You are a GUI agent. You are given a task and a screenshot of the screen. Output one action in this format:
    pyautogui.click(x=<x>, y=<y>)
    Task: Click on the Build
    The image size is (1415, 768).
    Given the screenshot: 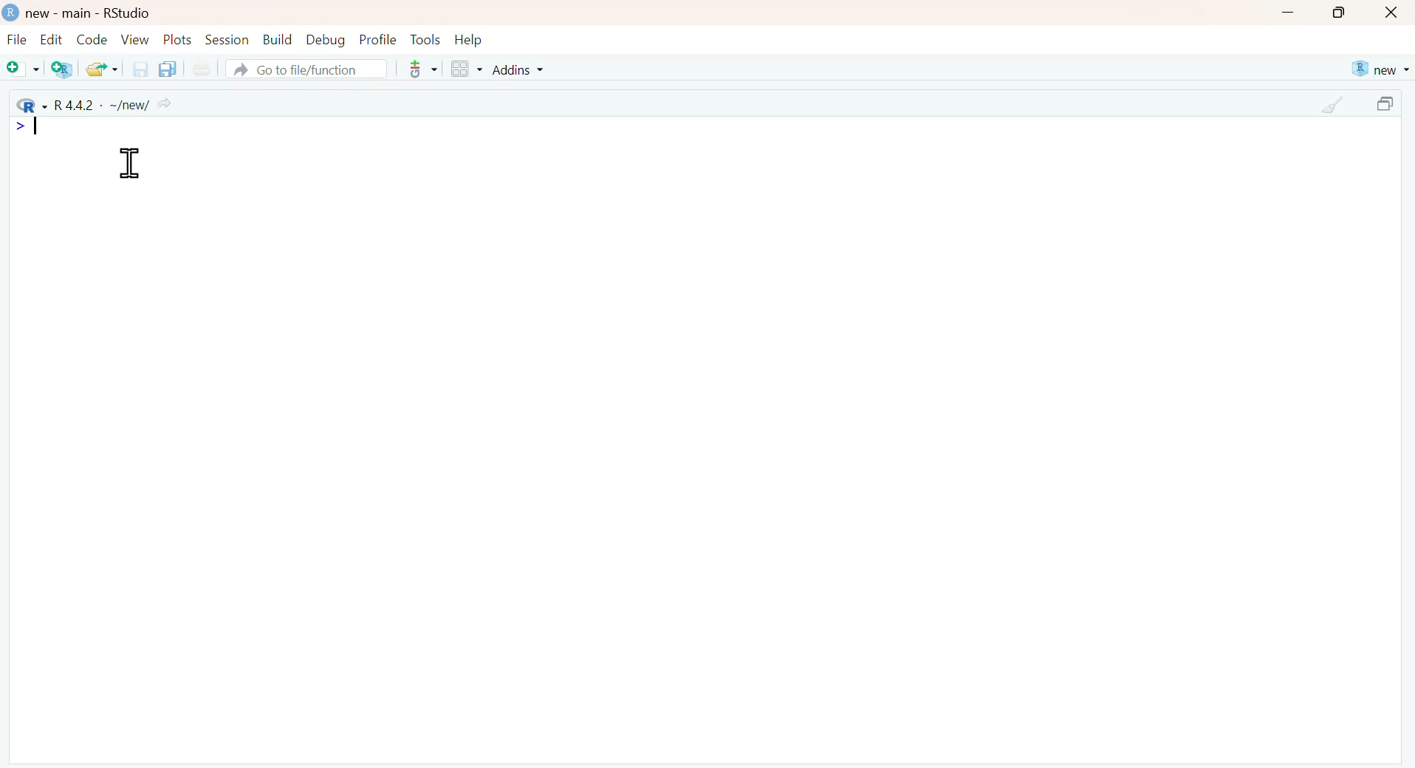 What is the action you would take?
    pyautogui.click(x=277, y=40)
    